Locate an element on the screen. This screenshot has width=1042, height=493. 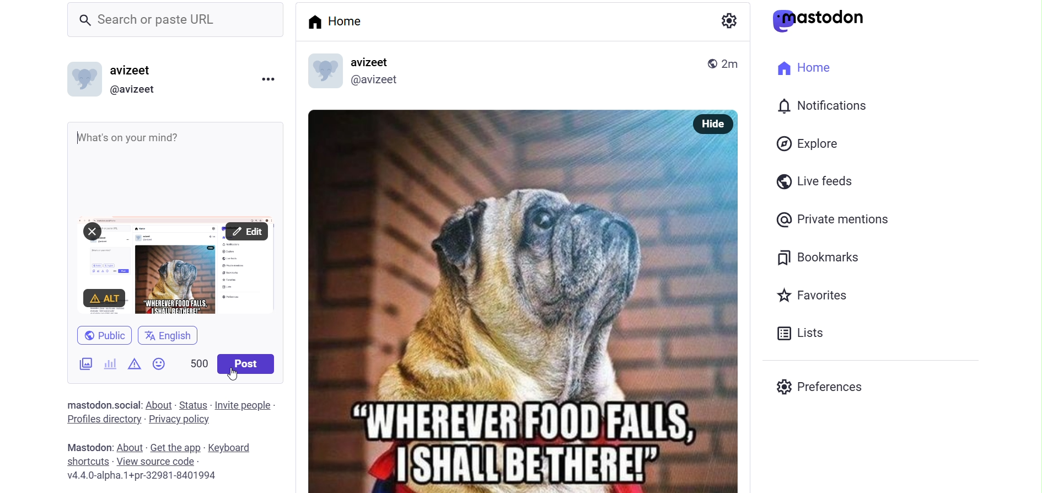
Mastodon .social is located at coordinates (87, 405).